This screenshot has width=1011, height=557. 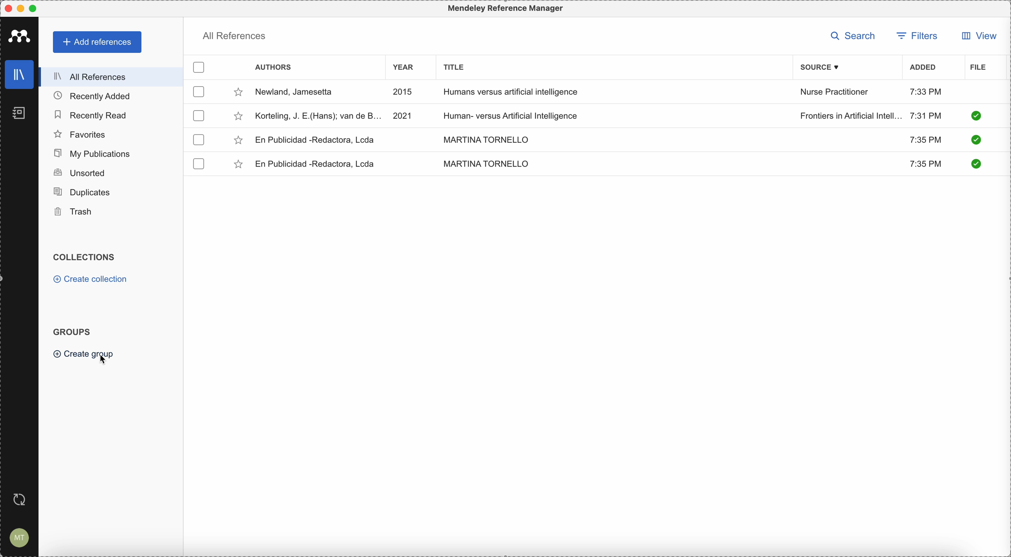 I want to click on Frontiers in Artificial Intelligence, so click(x=850, y=116).